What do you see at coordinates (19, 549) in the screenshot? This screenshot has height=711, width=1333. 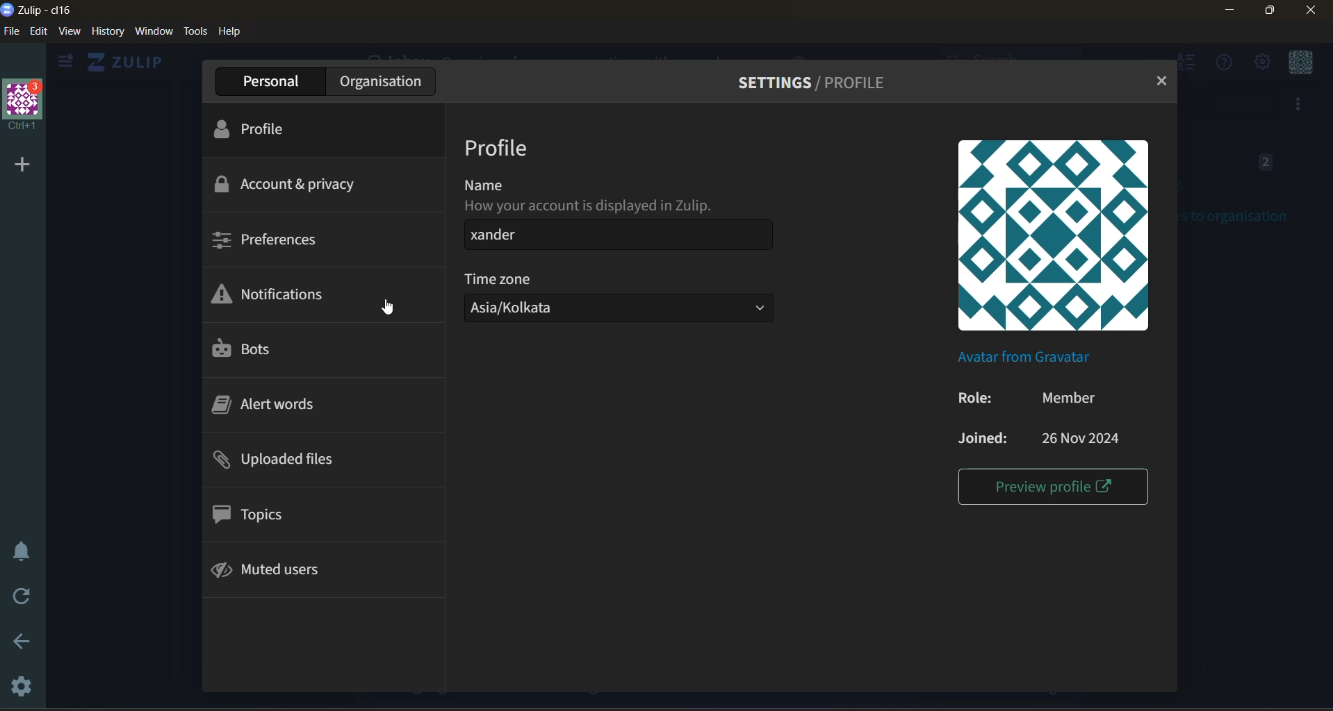 I see `enable do not disturb` at bounding box center [19, 549].